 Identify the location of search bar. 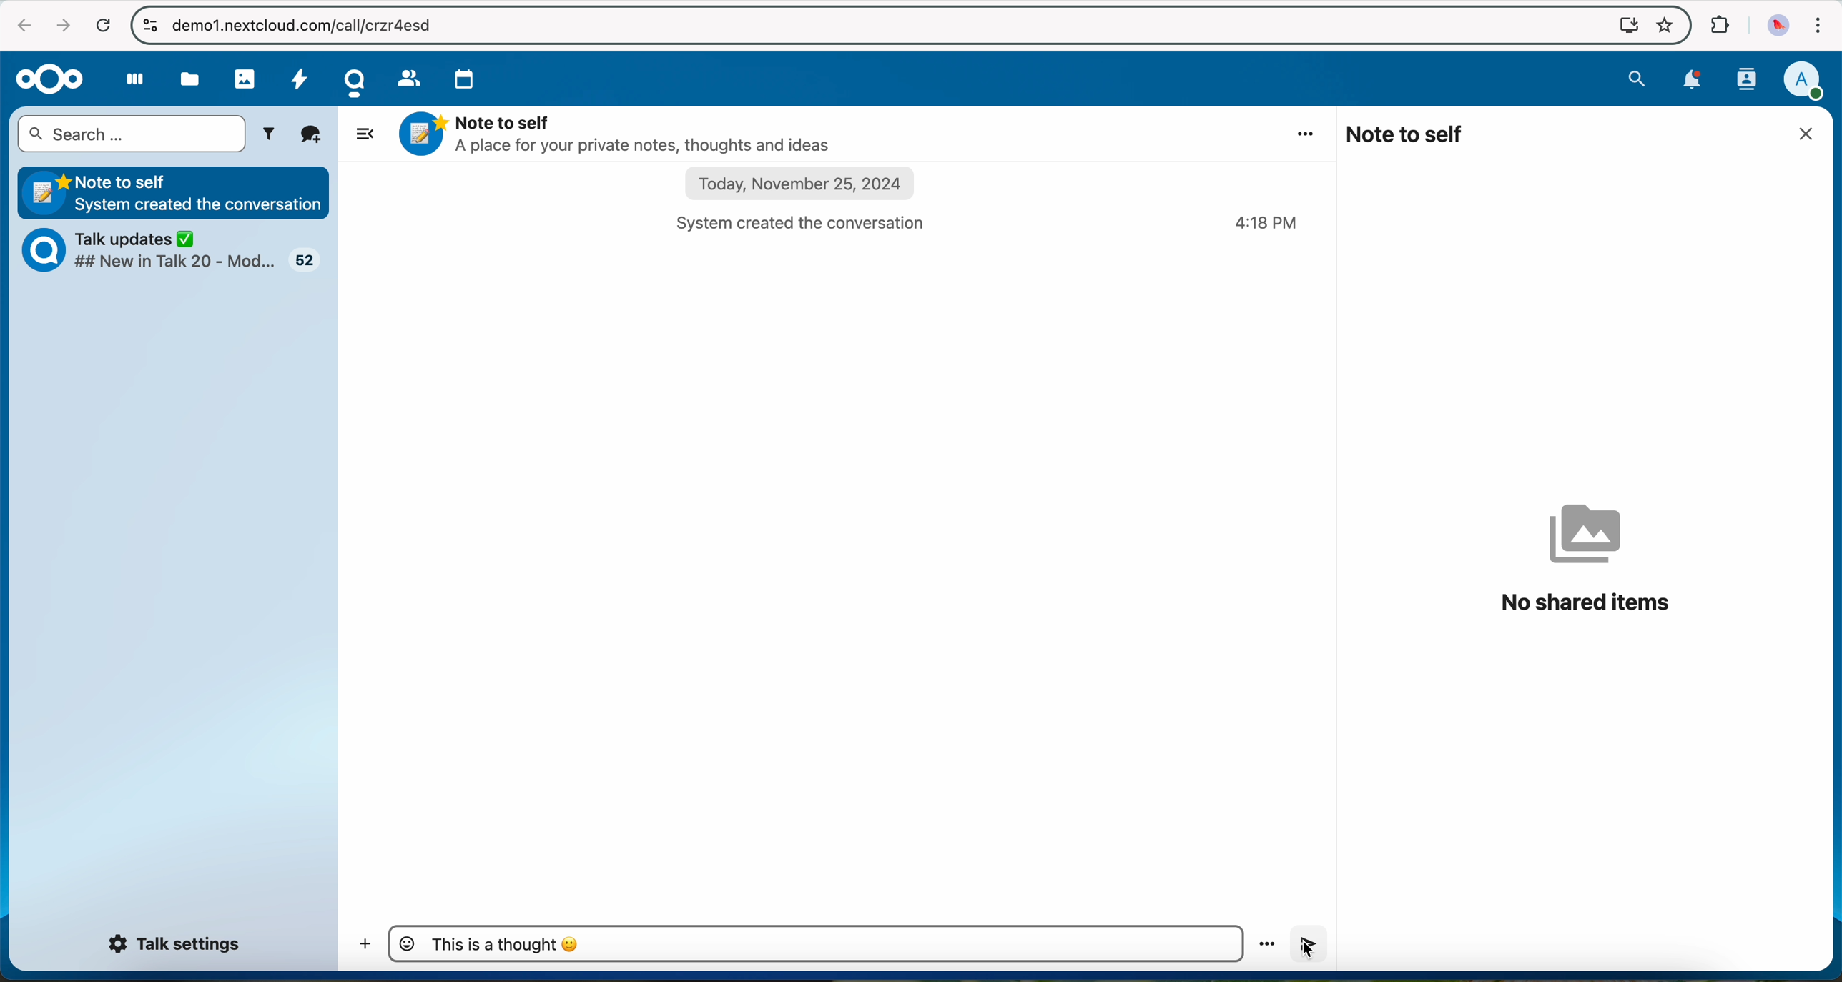
(131, 134).